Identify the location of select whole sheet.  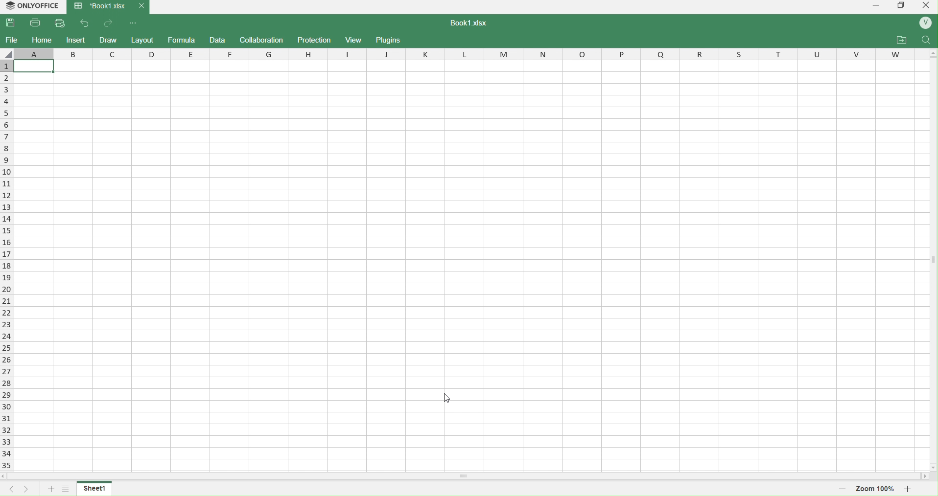
(8, 53).